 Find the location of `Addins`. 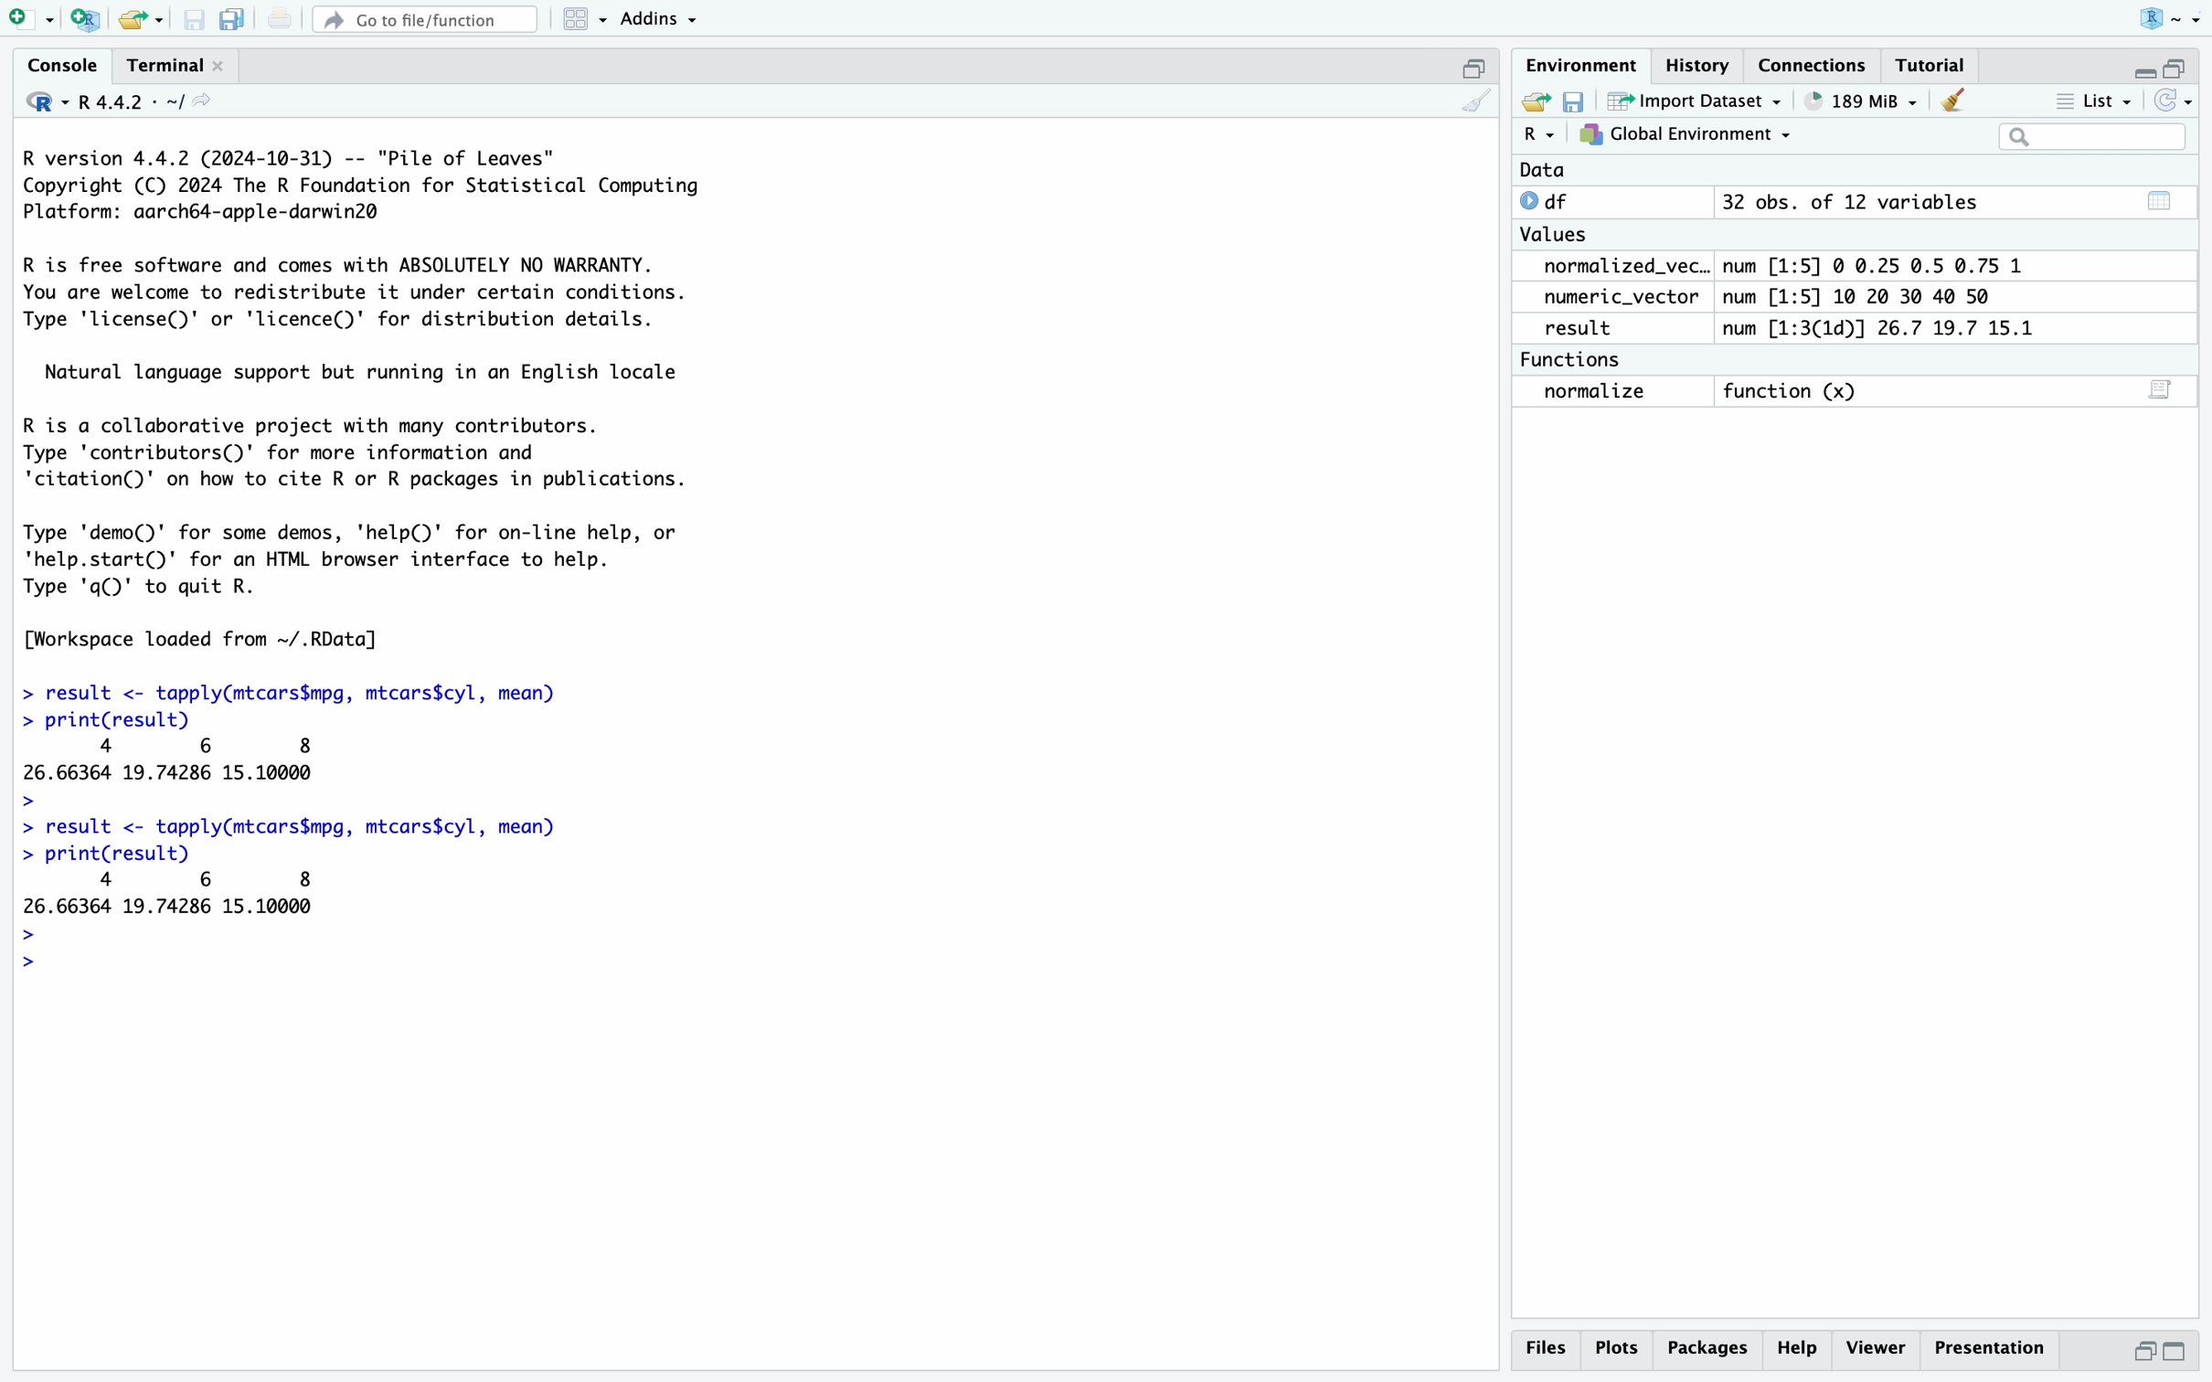

Addins is located at coordinates (660, 16).